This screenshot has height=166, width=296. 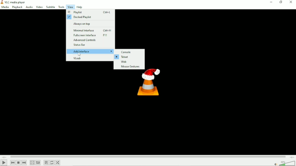 I want to click on Toggle video in fullscreen, so click(x=32, y=163).